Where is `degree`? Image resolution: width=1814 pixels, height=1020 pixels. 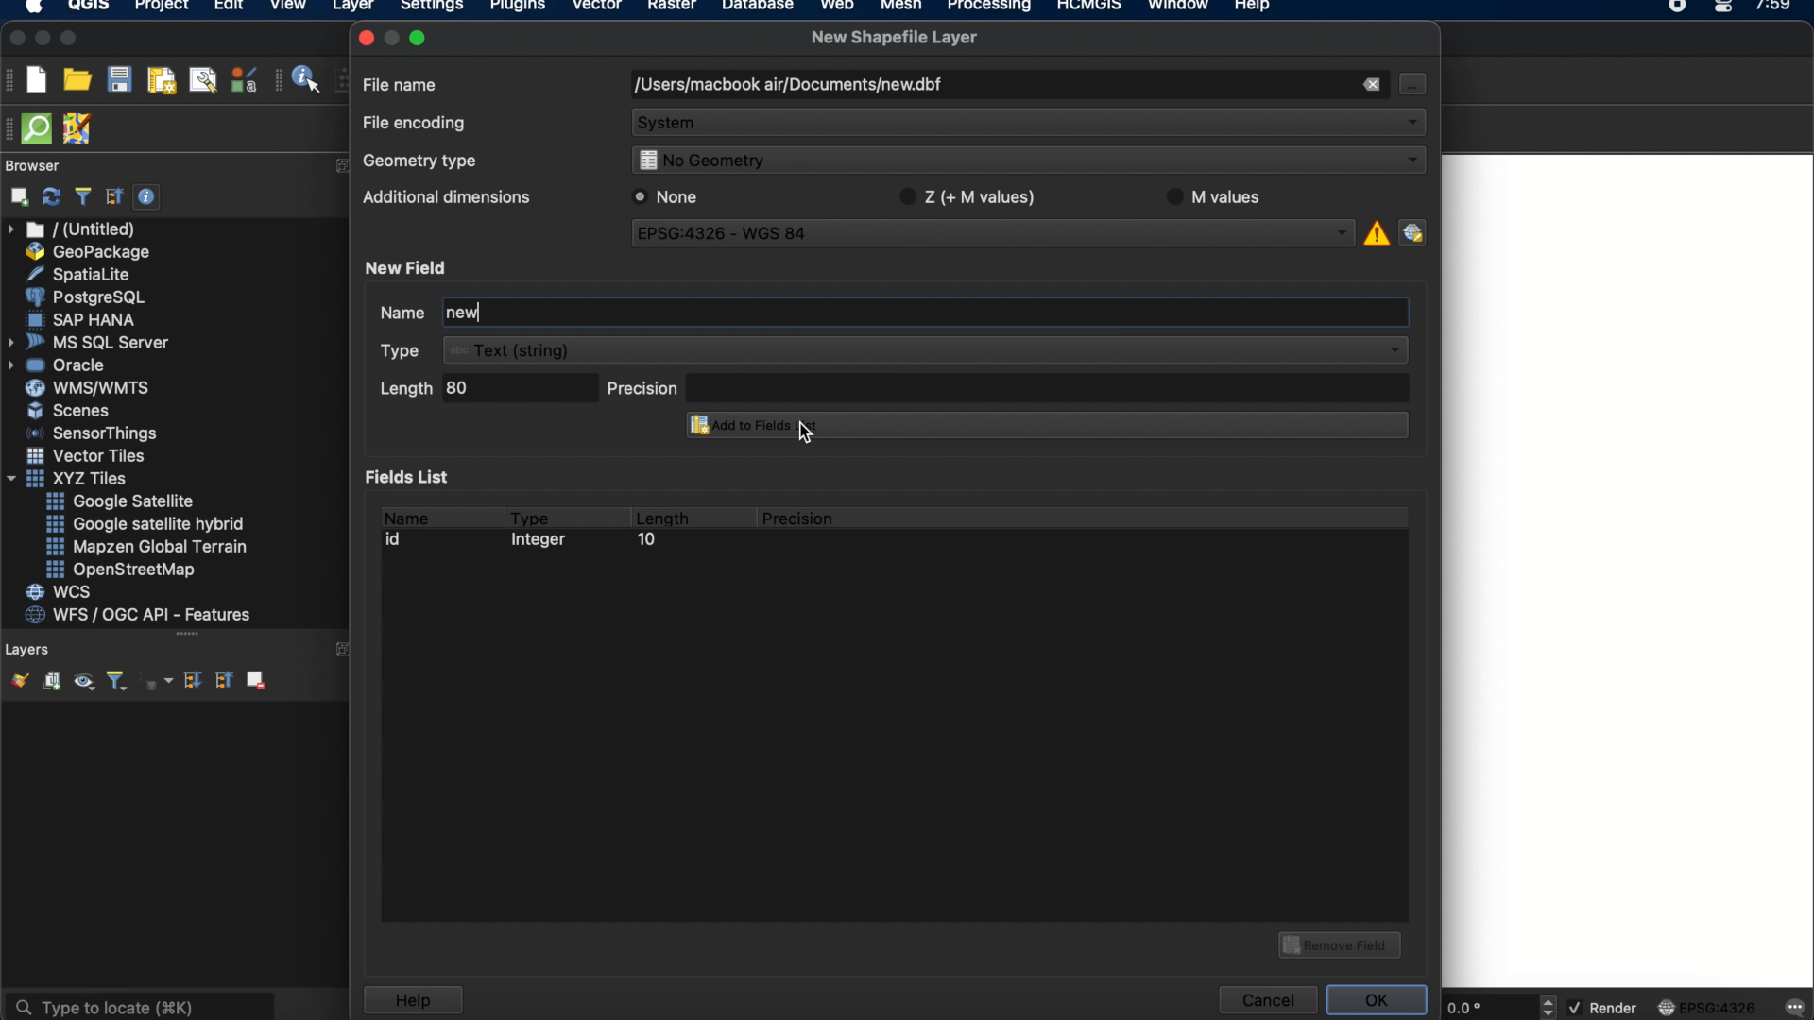
degree is located at coordinates (1485, 1007).